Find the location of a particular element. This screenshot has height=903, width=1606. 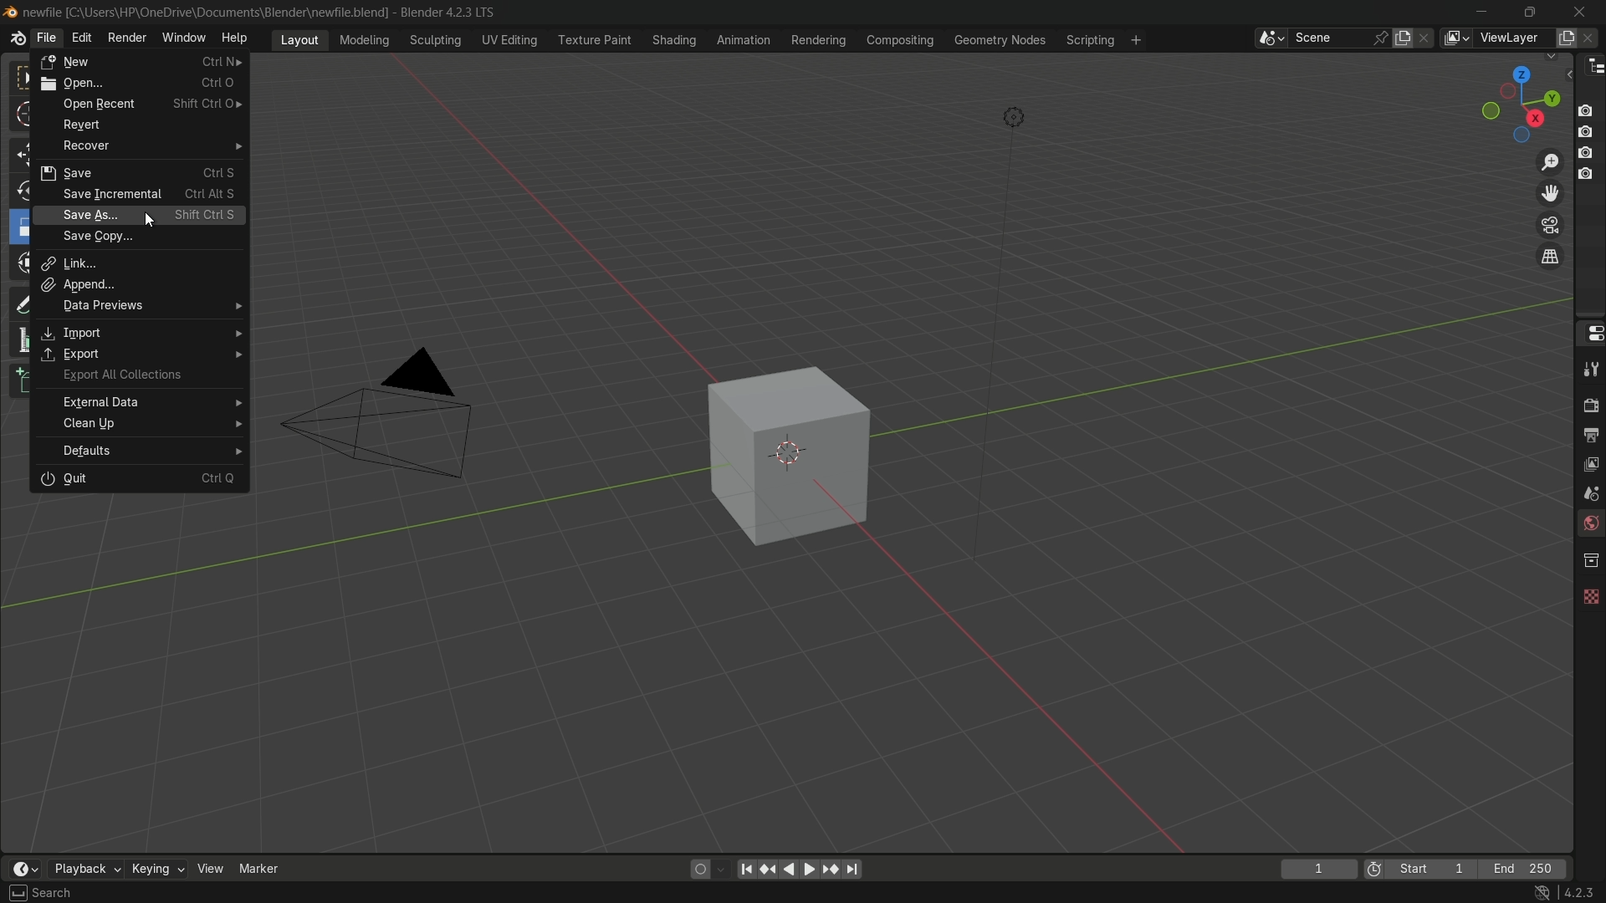

collections is located at coordinates (1590, 560).